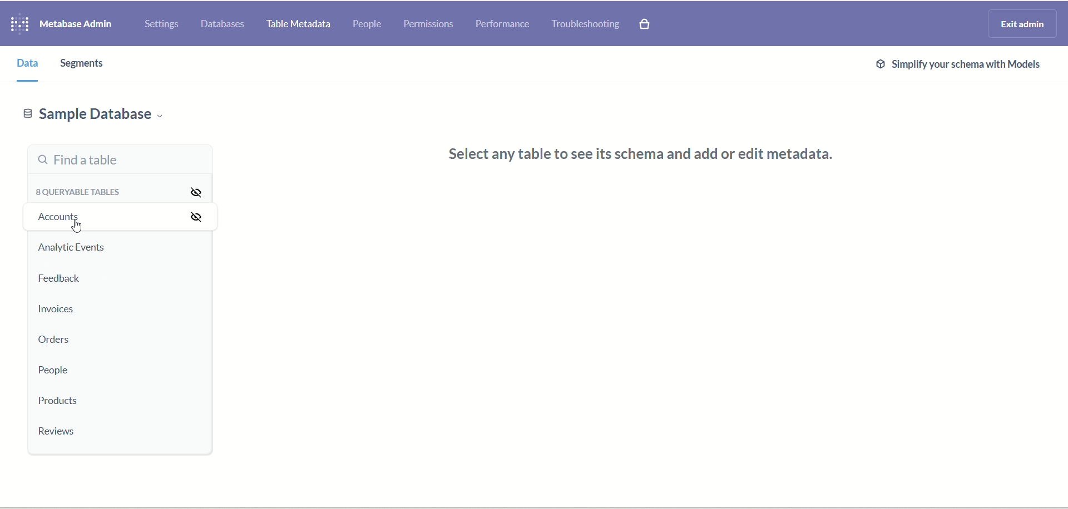 The image size is (1068, 509). I want to click on products, so click(62, 402).